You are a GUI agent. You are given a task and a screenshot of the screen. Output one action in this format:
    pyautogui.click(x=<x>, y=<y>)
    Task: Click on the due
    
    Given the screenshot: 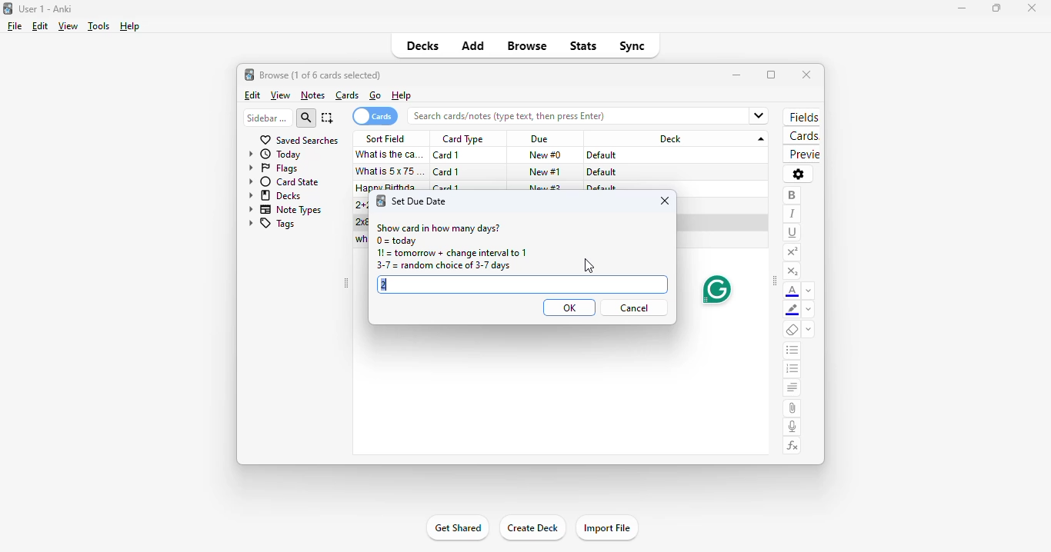 What is the action you would take?
    pyautogui.click(x=539, y=140)
    